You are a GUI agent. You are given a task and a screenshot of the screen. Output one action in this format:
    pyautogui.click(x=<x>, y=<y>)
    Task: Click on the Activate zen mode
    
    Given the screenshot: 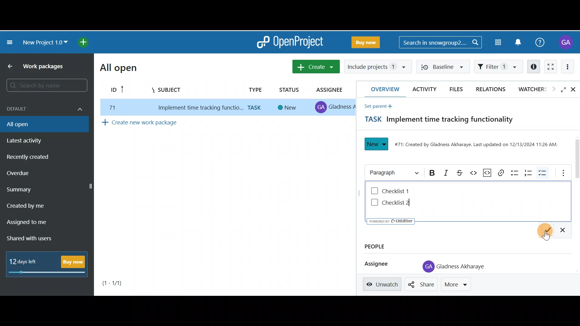 What is the action you would take?
    pyautogui.click(x=551, y=67)
    